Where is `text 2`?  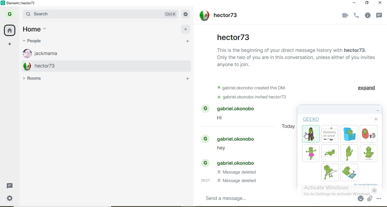
text 2 is located at coordinates (255, 88).